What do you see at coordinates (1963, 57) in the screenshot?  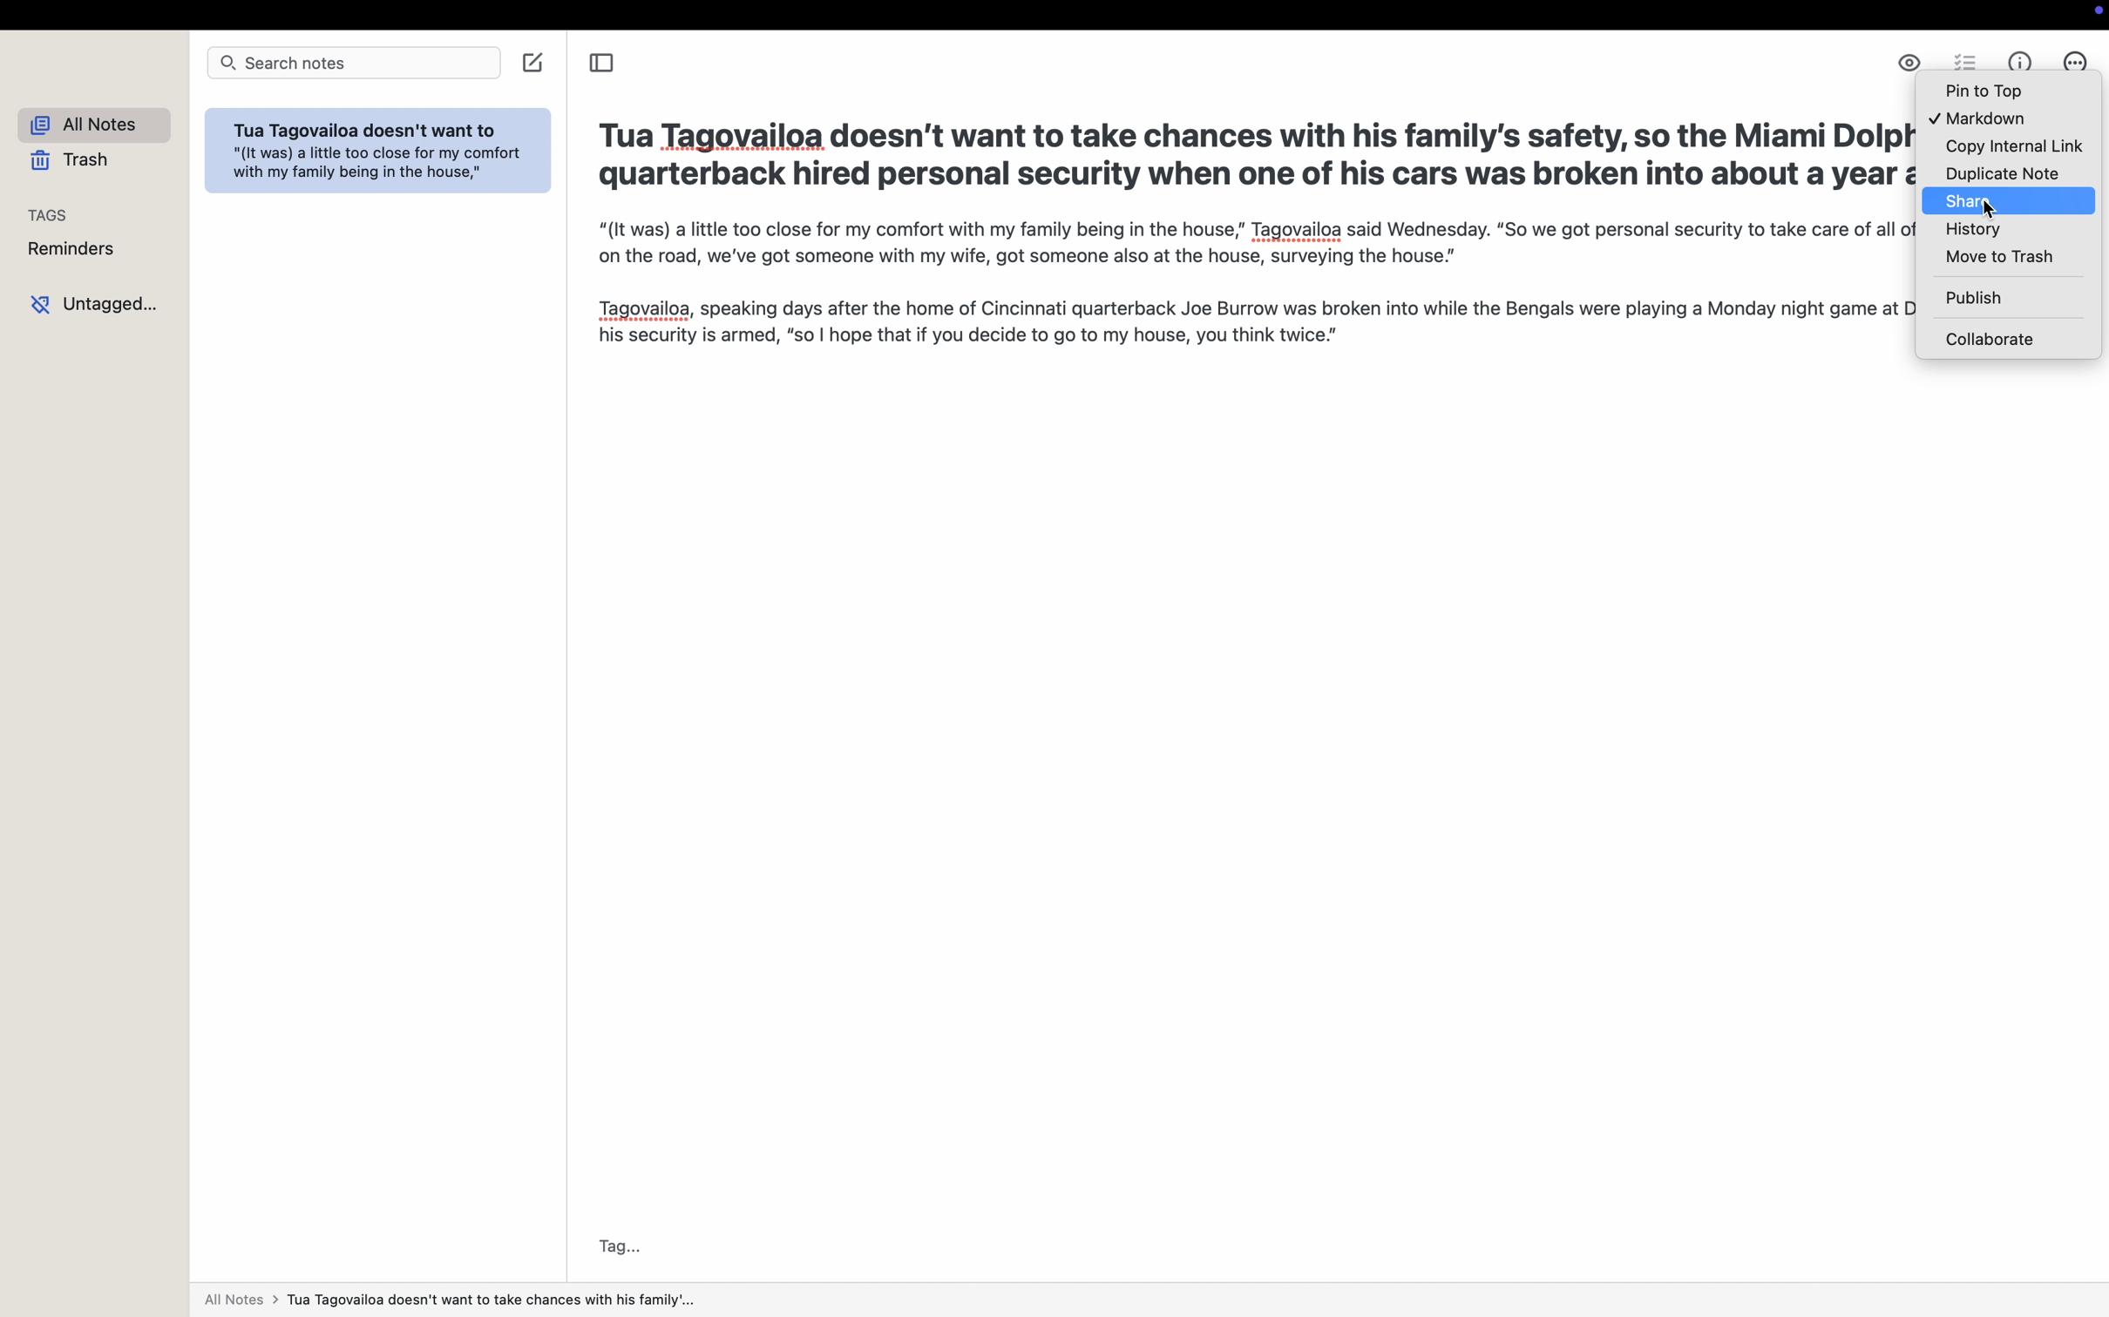 I see `check list` at bounding box center [1963, 57].